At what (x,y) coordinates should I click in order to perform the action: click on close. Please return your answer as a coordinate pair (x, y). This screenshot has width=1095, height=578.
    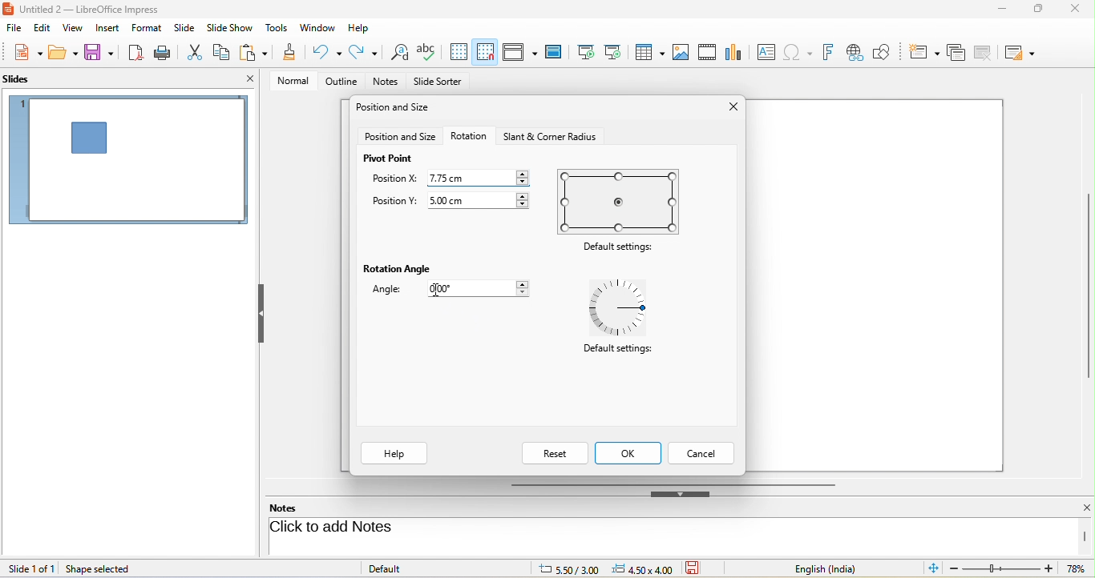
    Looking at the image, I should click on (730, 108).